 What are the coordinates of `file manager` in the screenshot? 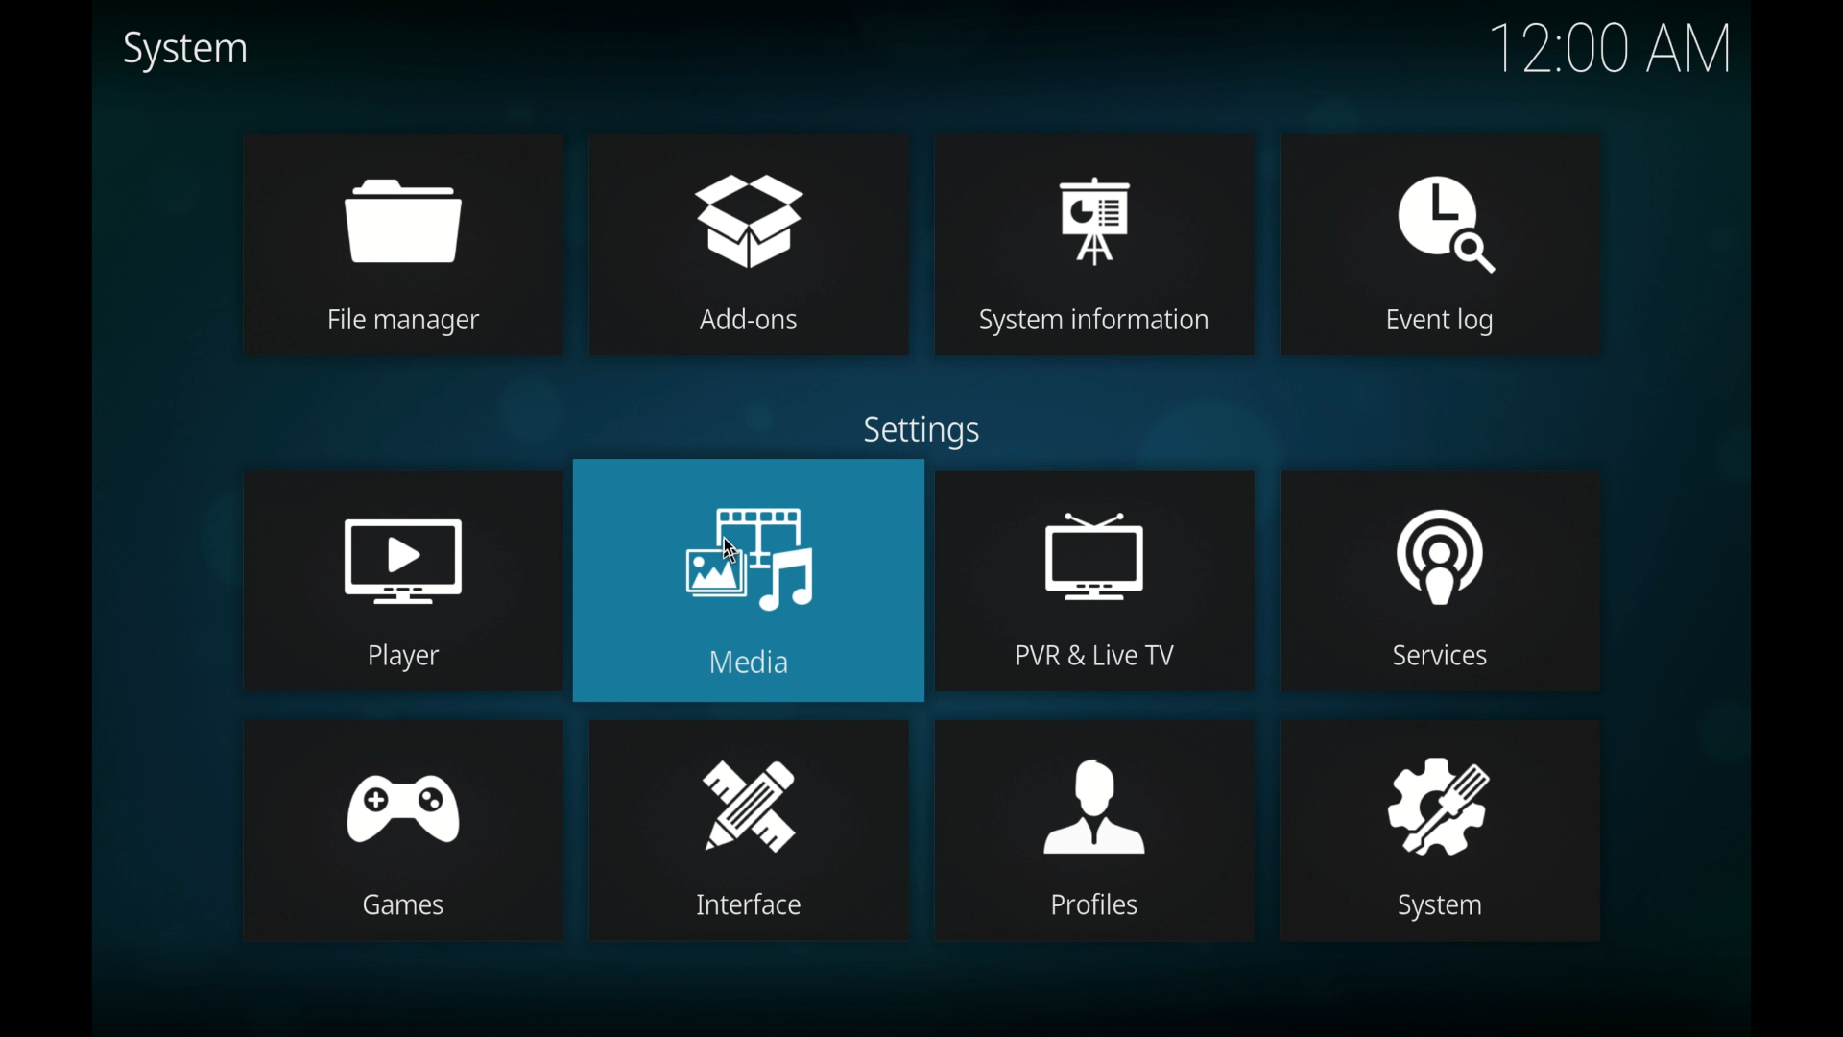 It's located at (399, 246).